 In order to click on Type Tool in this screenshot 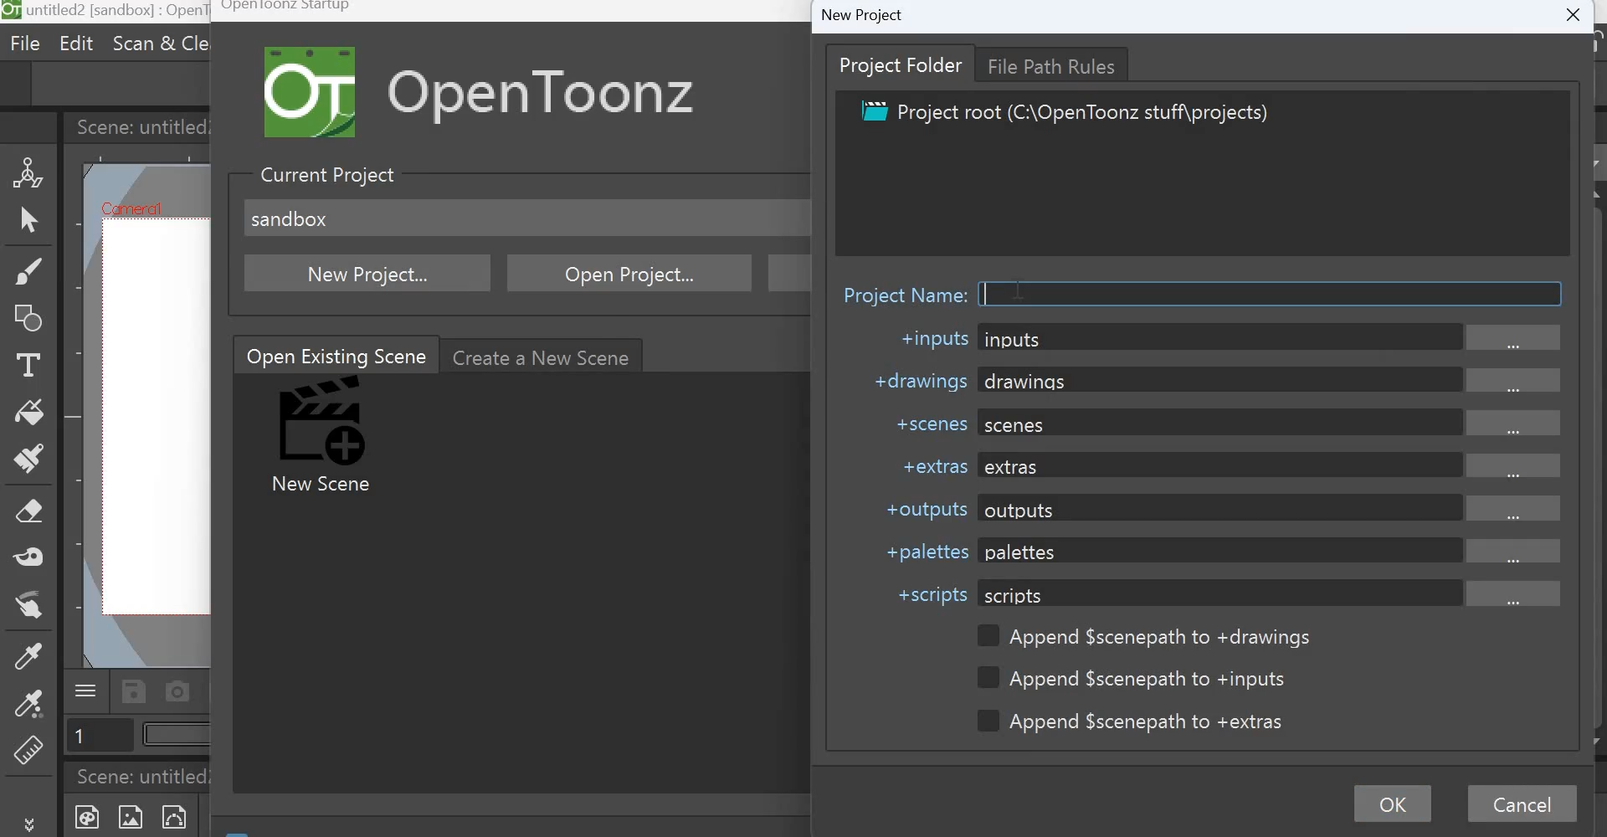, I will do `click(26, 367)`.